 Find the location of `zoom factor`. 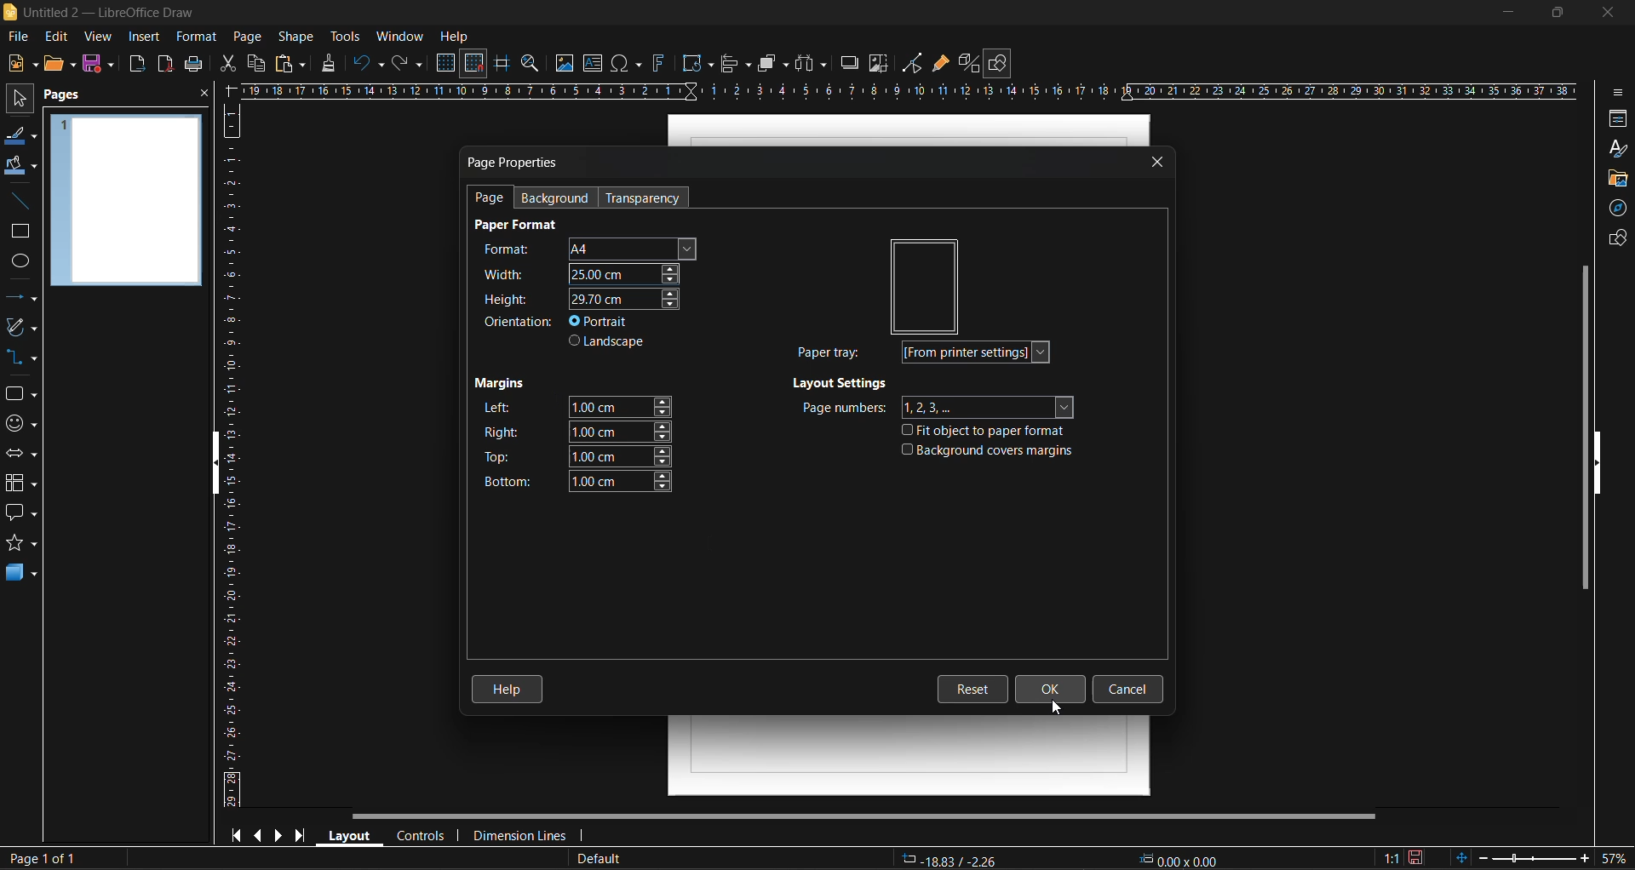

zoom factor is located at coordinates (1613, 859).